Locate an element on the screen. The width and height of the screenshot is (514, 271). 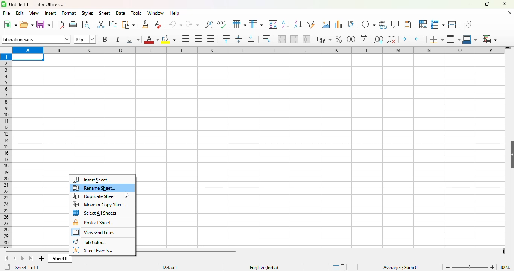
format as percent is located at coordinates (339, 39).